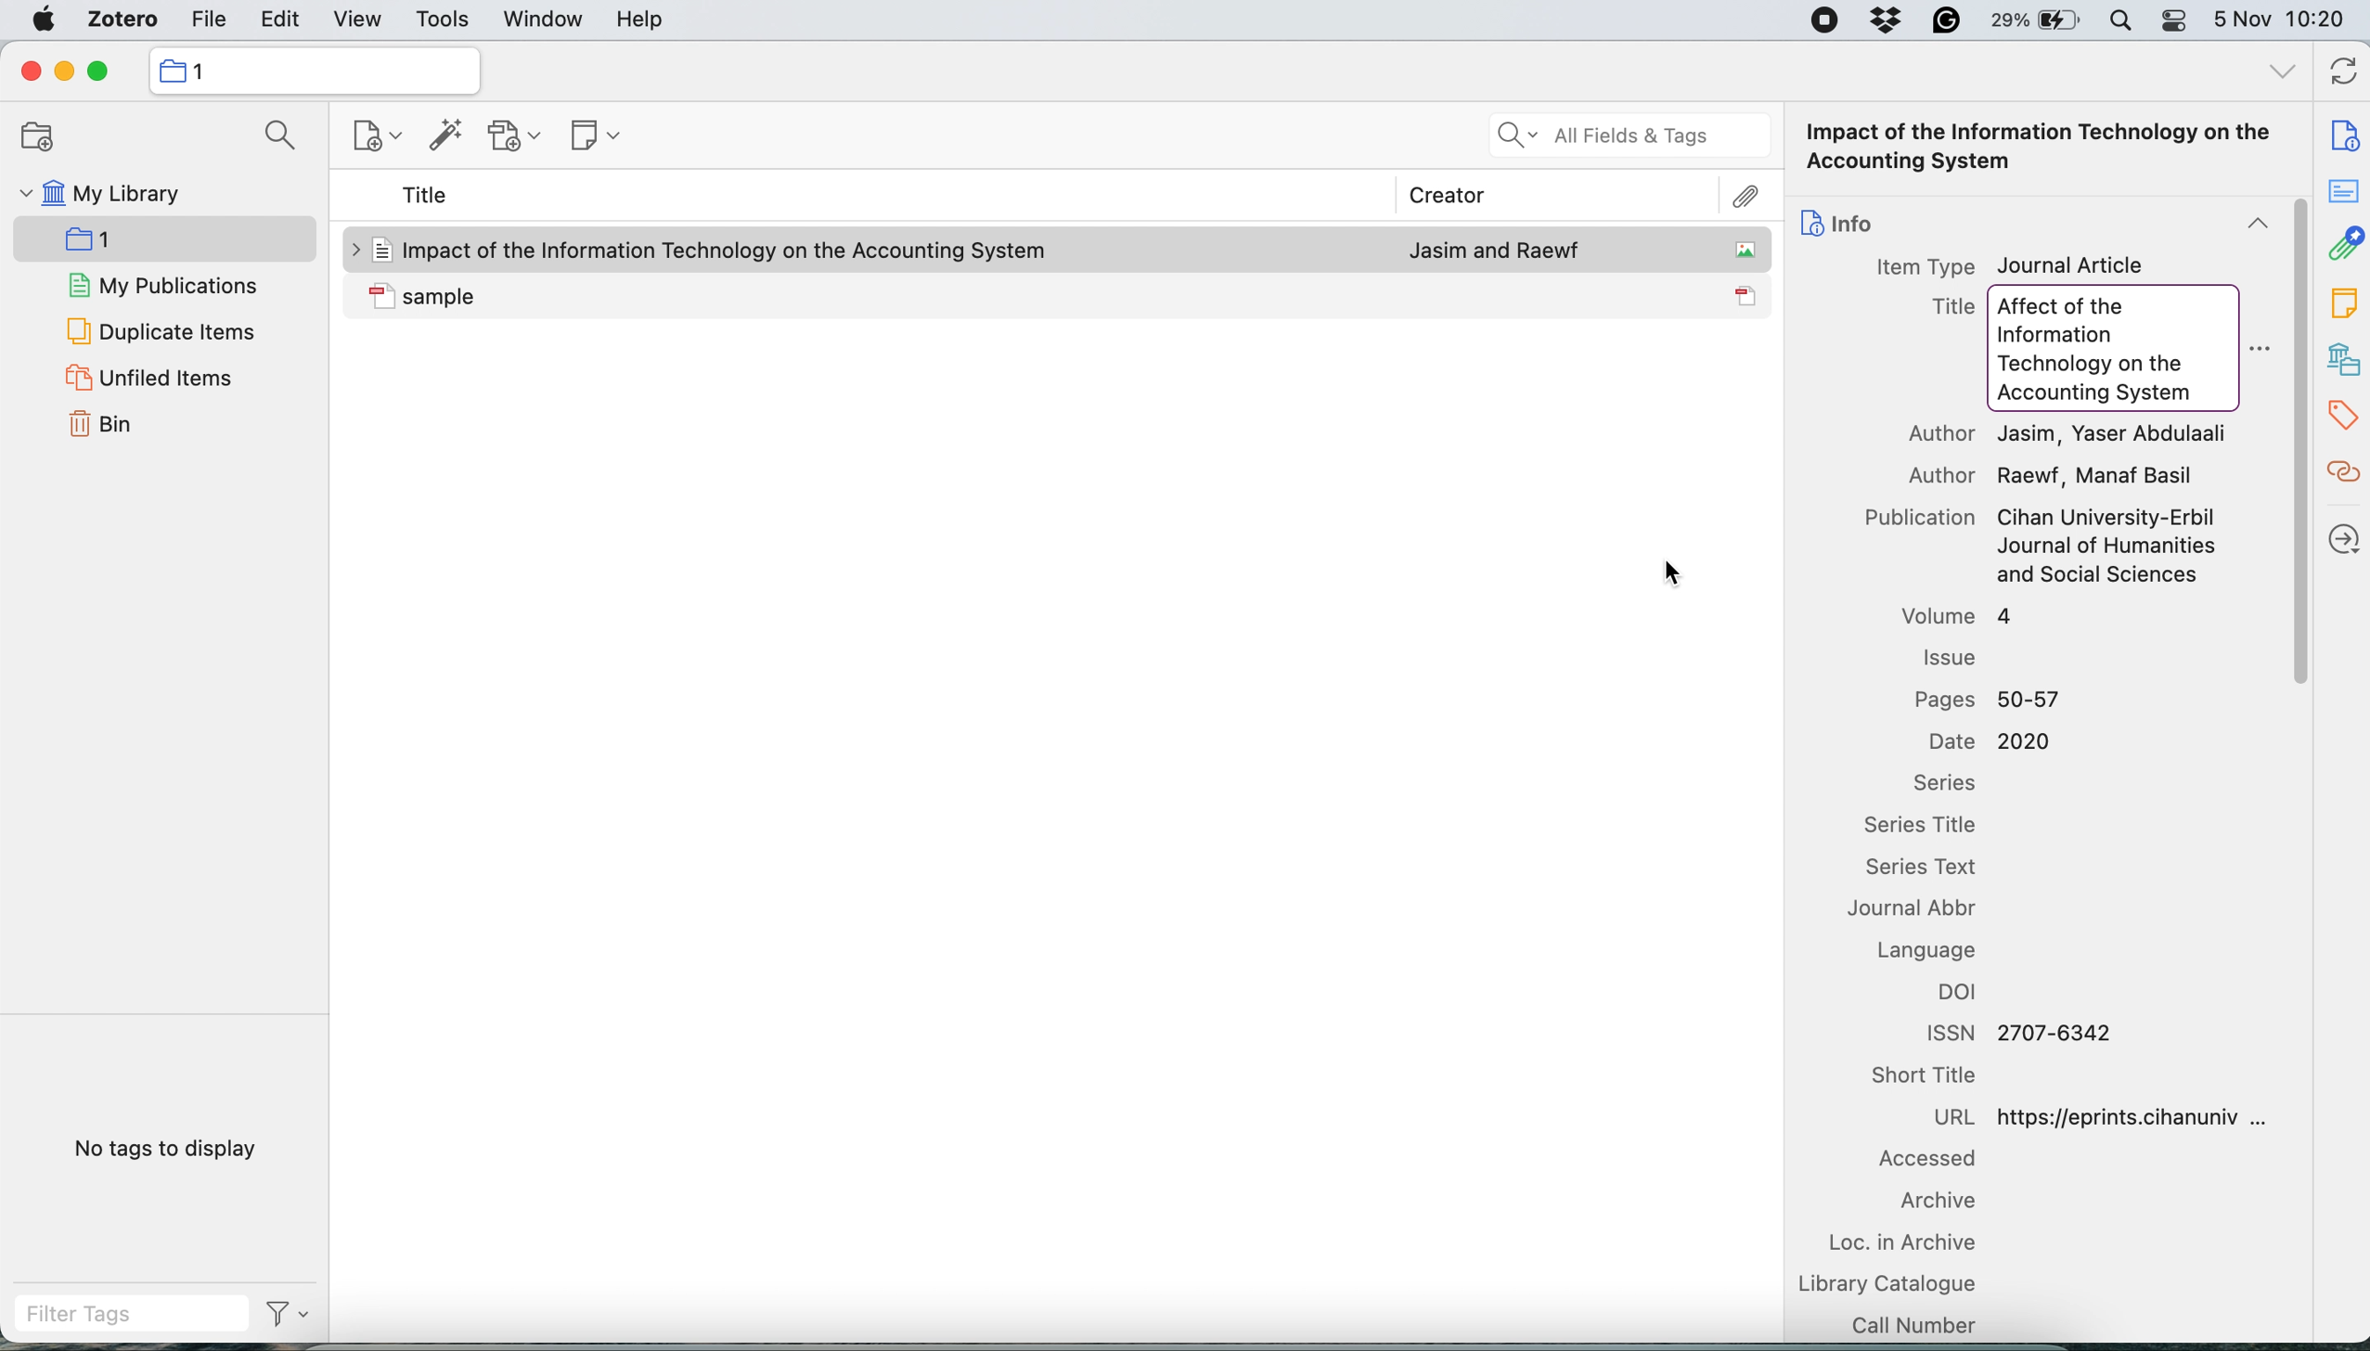  Describe the element at coordinates (2126, 22) in the screenshot. I see `spotlight search` at that location.